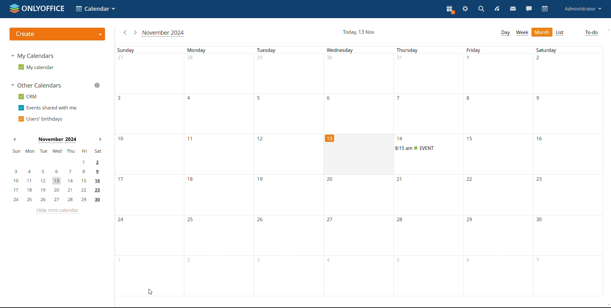 Image resolution: width=611 pixels, height=308 pixels. Describe the element at coordinates (16, 139) in the screenshot. I see `previous month` at that location.